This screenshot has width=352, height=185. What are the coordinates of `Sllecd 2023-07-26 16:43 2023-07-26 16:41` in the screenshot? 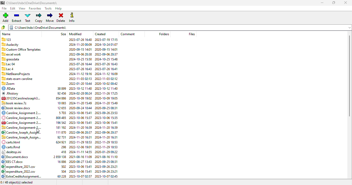 It's located at (59, 69).